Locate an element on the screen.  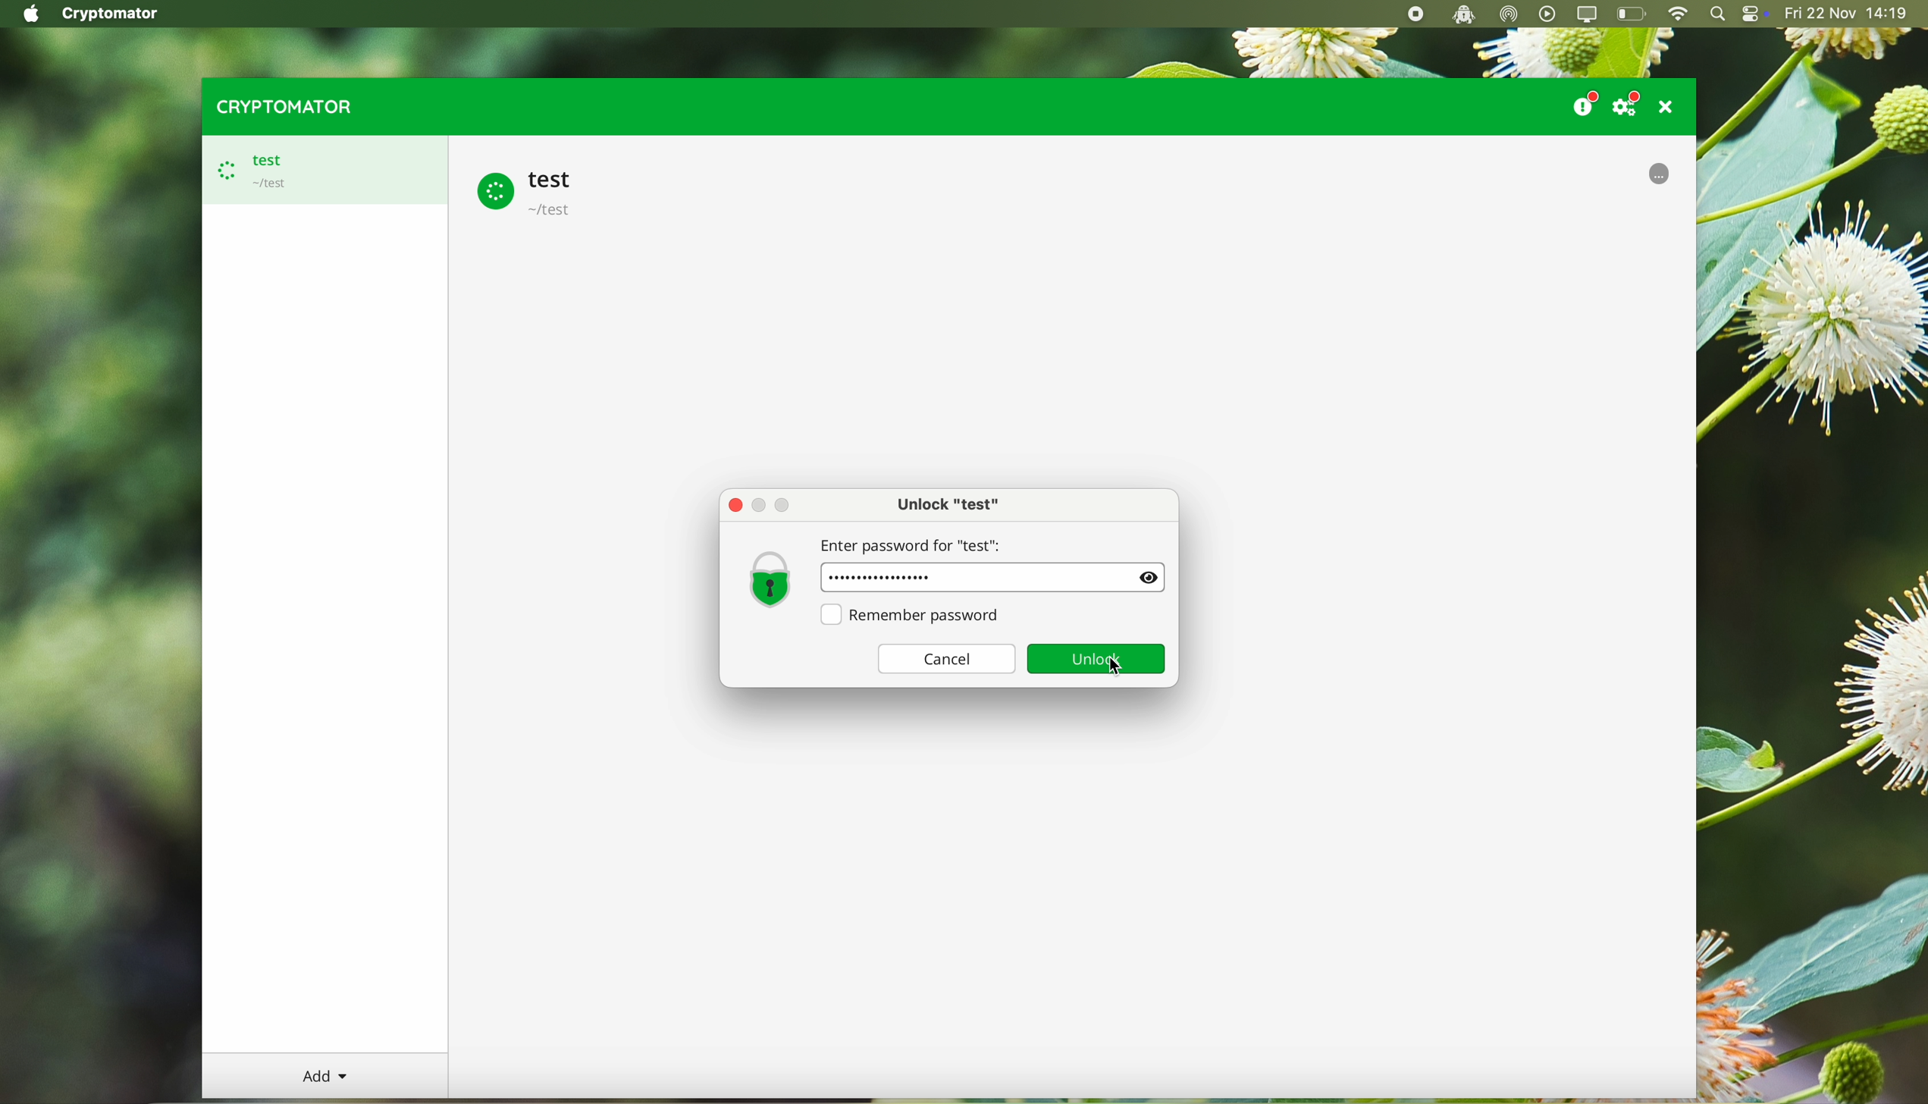
unlock test is located at coordinates (951, 504).